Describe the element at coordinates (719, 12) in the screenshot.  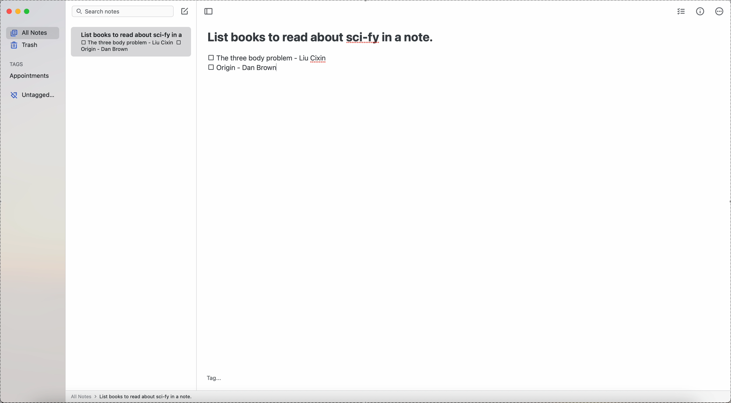
I see `more options` at that location.